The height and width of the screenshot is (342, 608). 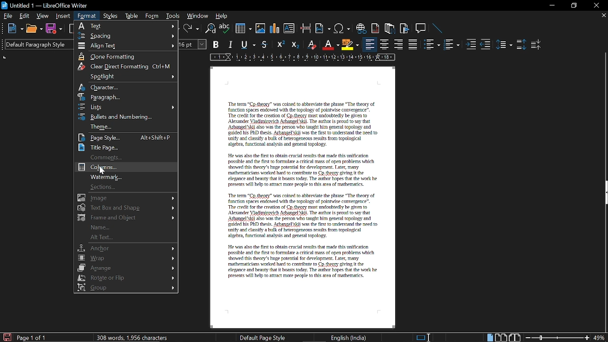 What do you see at coordinates (330, 45) in the screenshot?
I see `Underline` at bounding box center [330, 45].